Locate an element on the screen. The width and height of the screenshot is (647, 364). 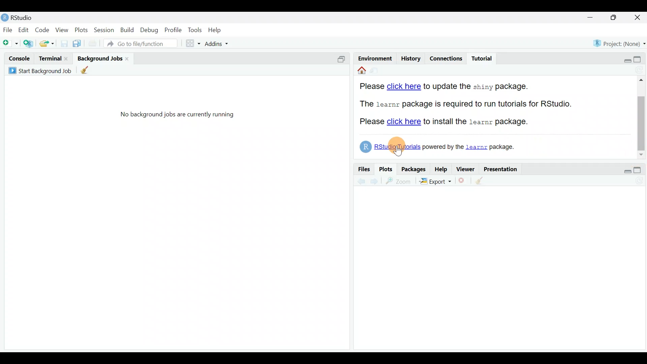
Viewer is located at coordinates (467, 169).